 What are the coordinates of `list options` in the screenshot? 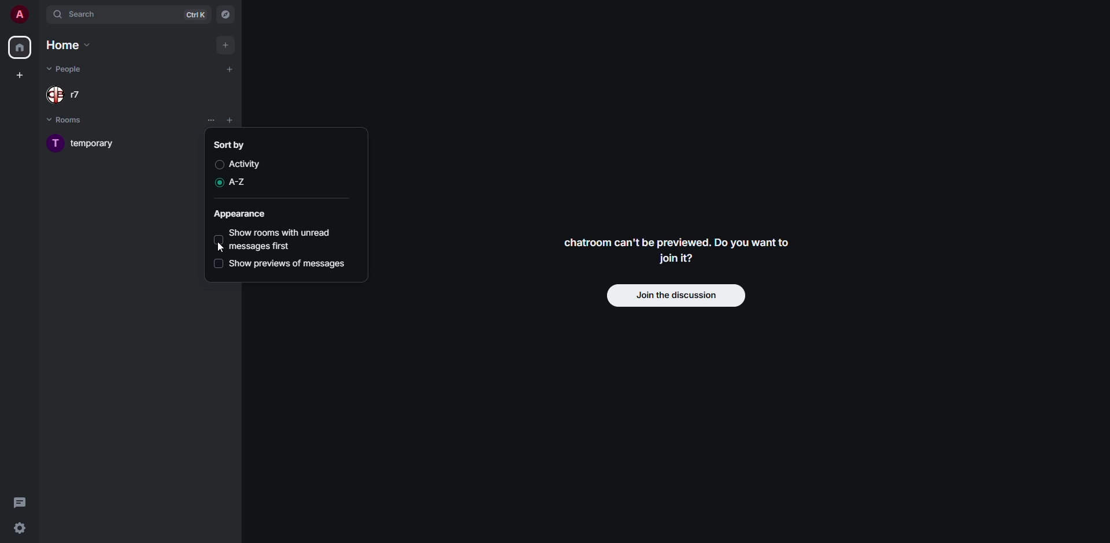 It's located at (248, 121).